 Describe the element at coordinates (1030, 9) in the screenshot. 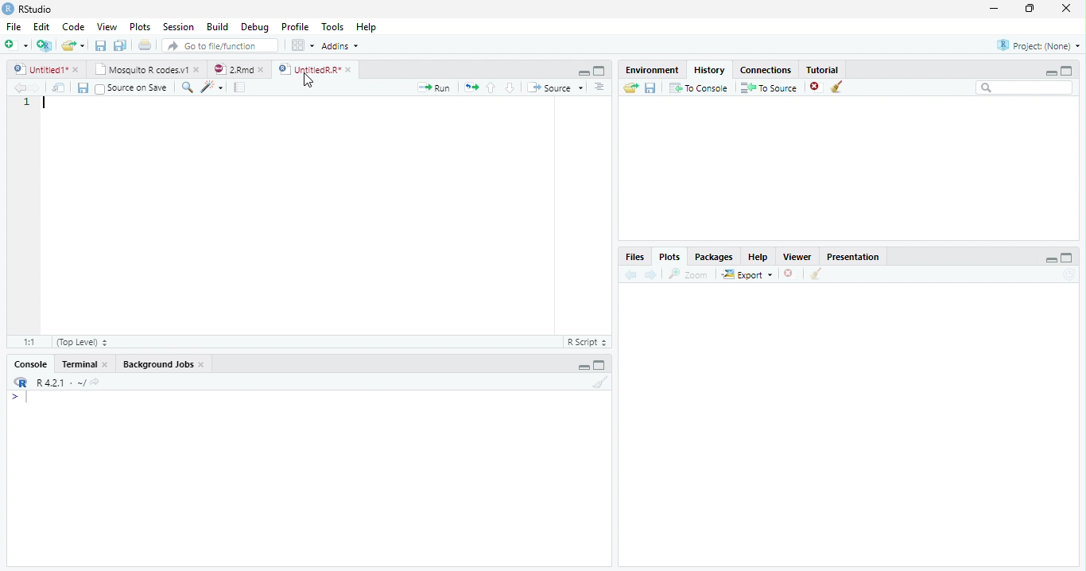

I see `restore` at that location.